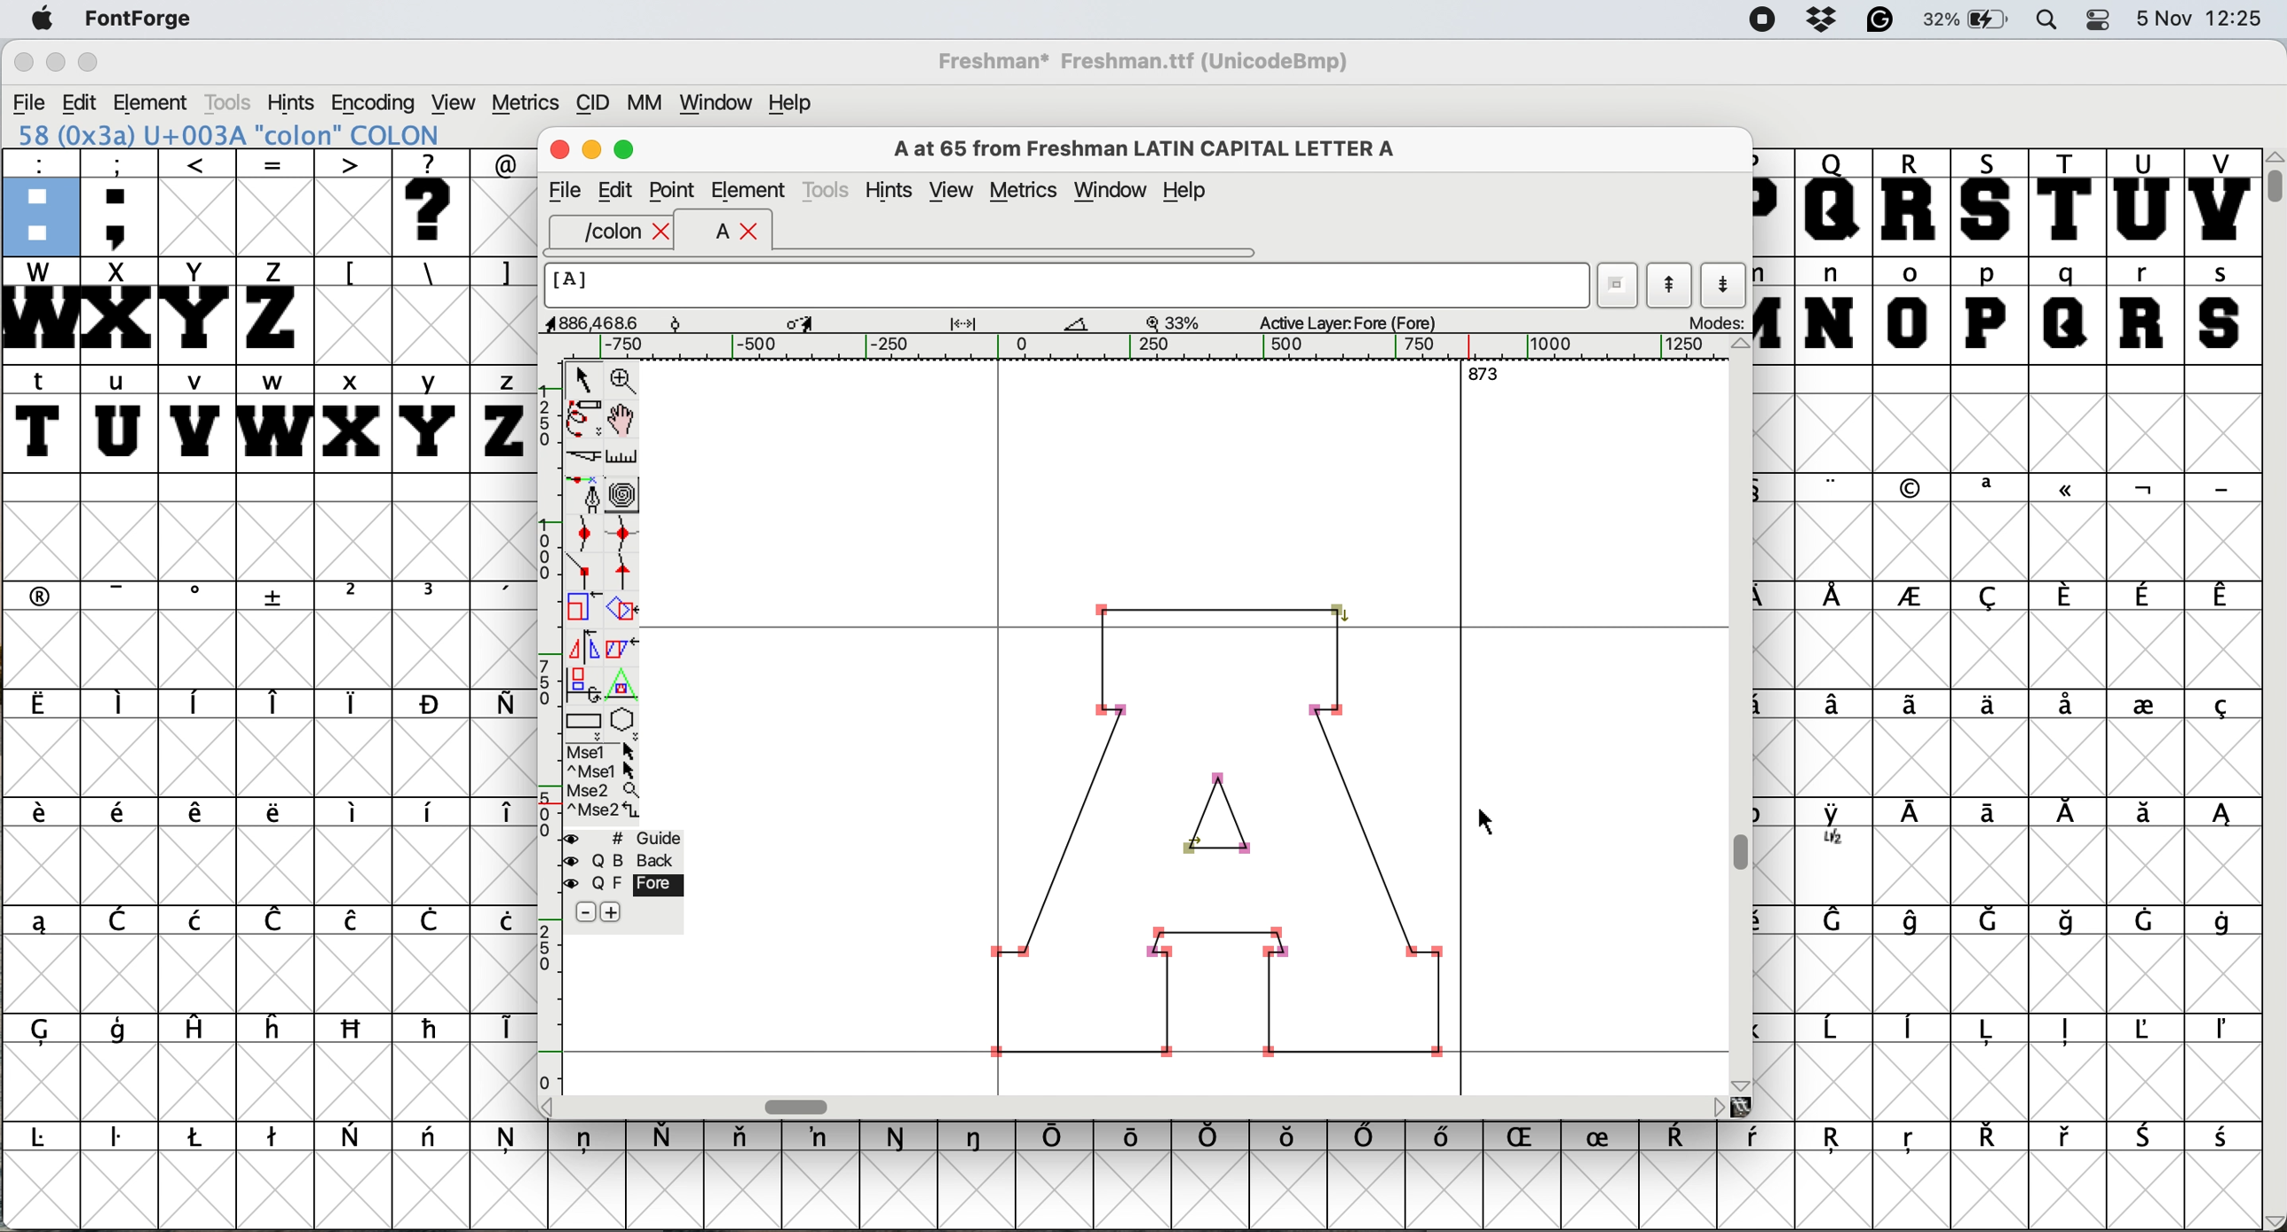  Describe the element at coordinates (1450, 1141) in the screenshot. I see `symbol` at that location.